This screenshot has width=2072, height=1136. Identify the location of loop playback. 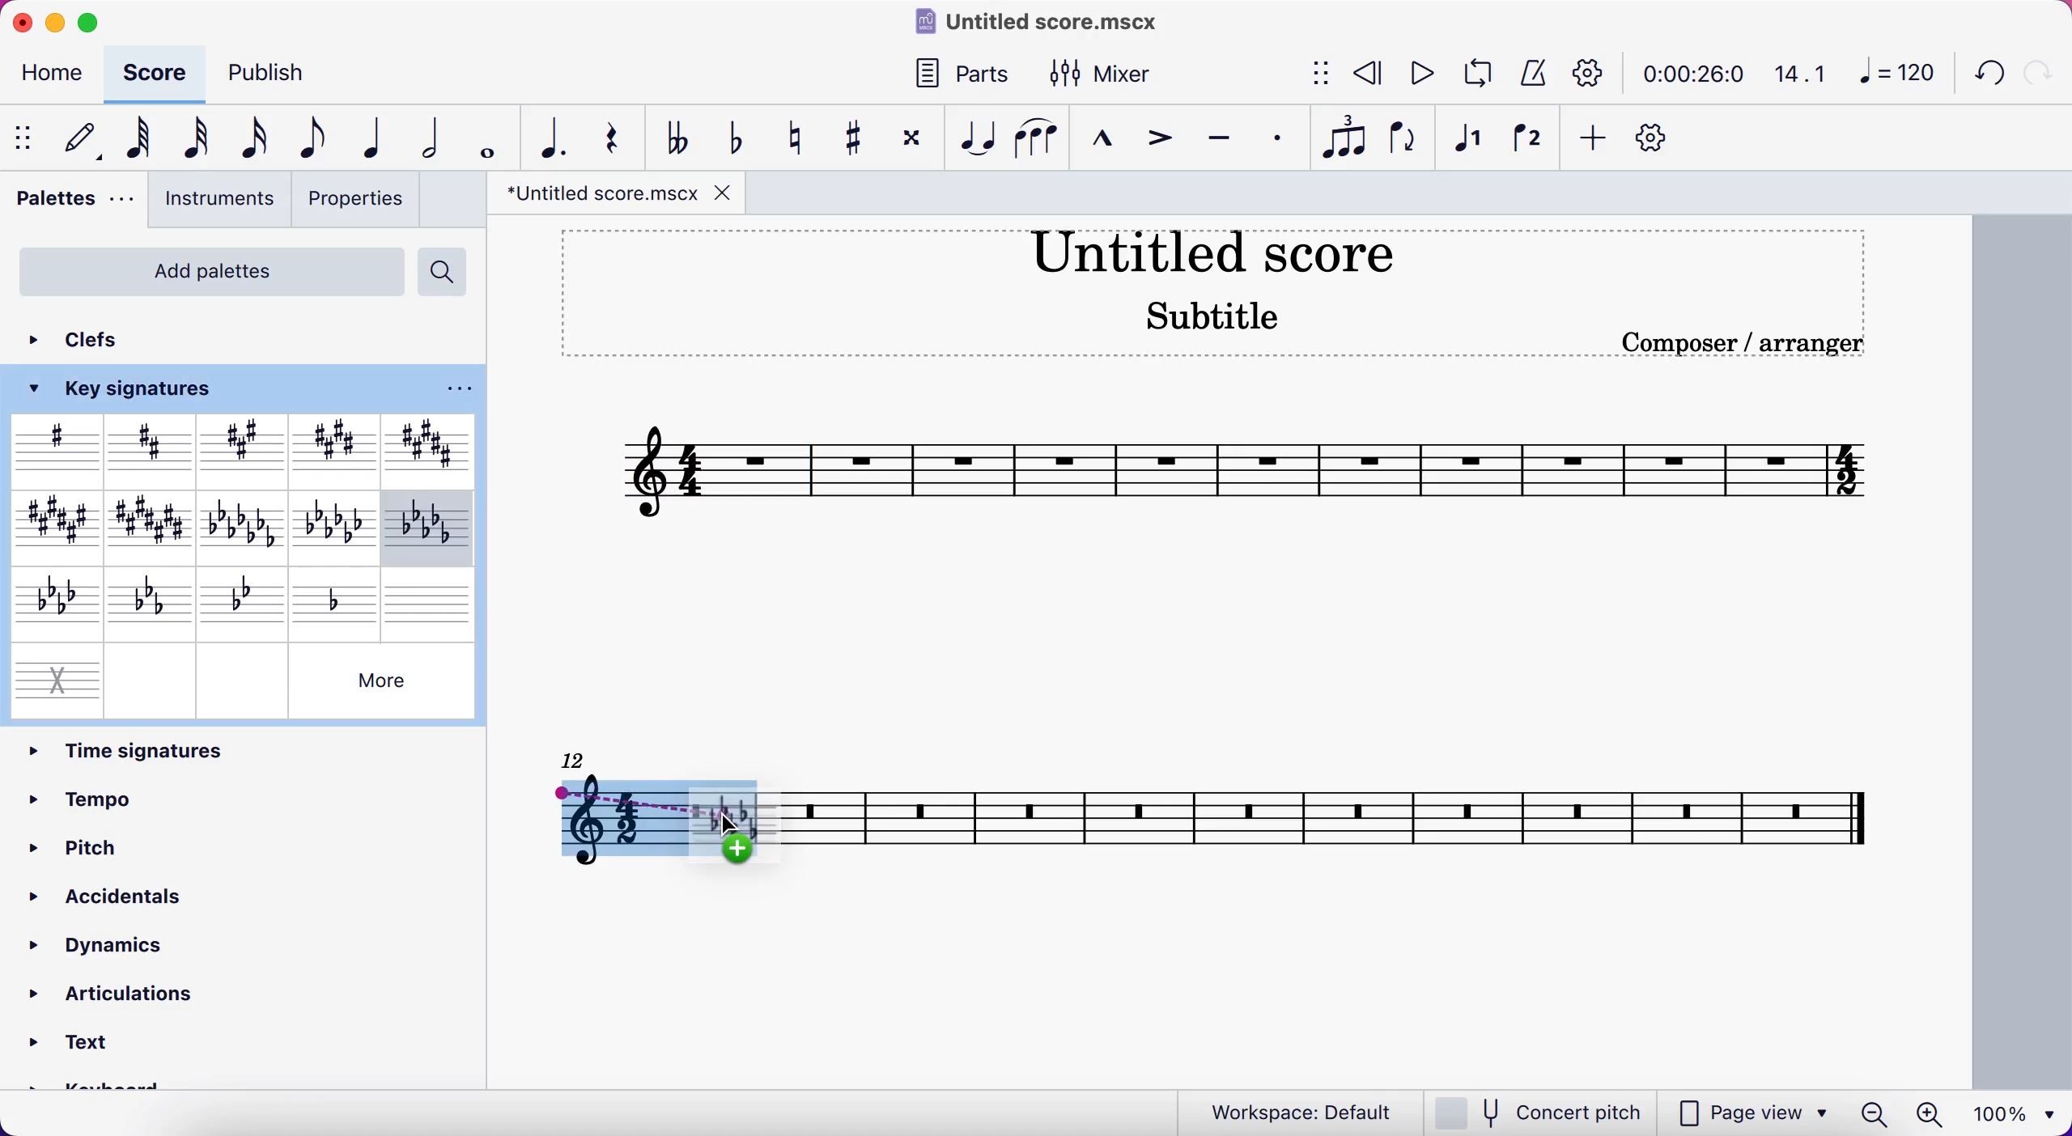
(1475, 73).